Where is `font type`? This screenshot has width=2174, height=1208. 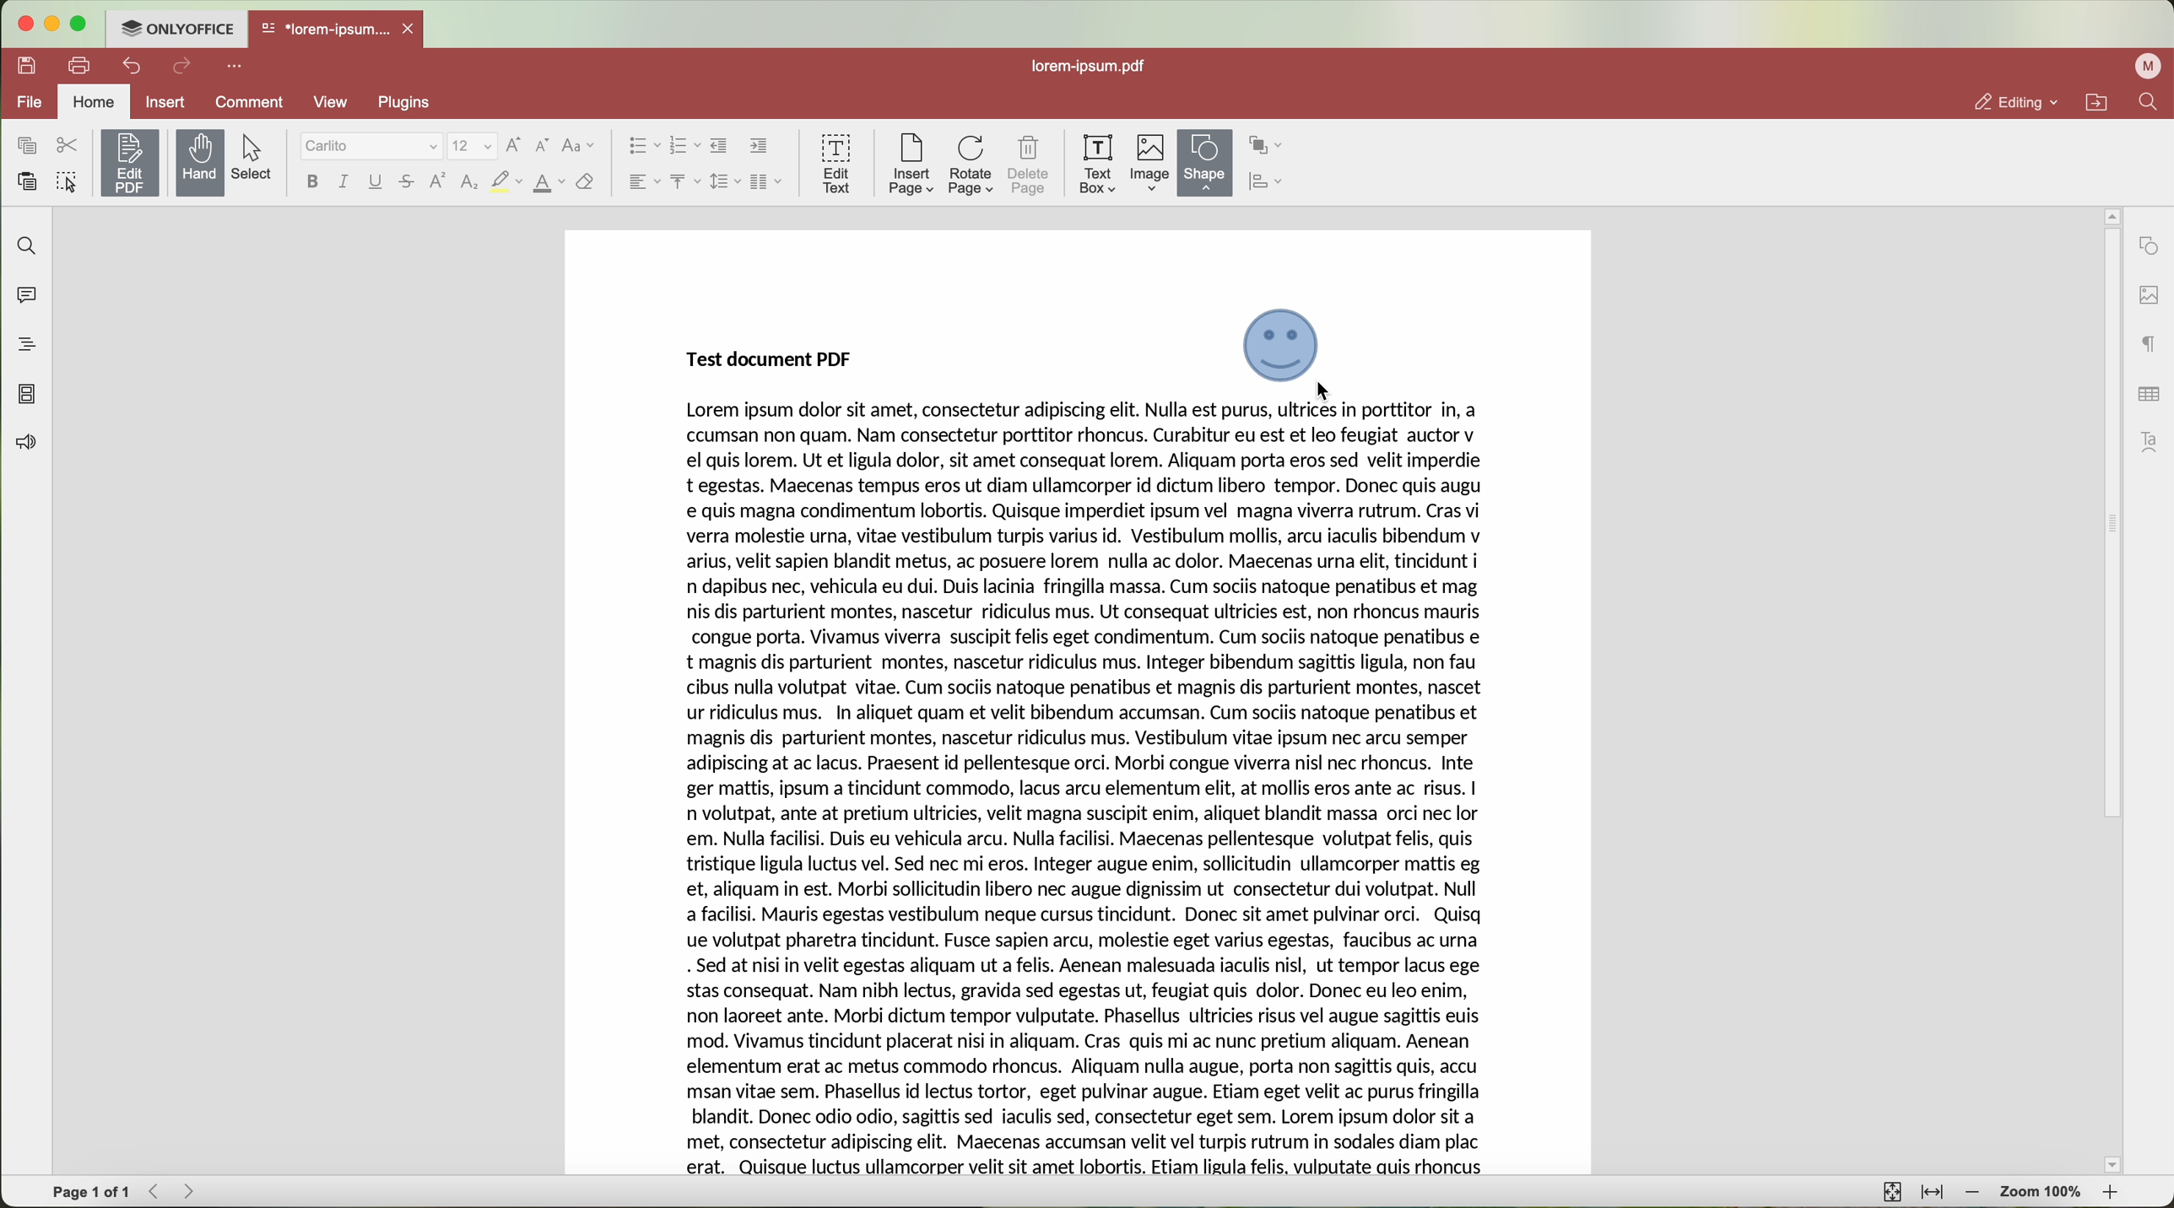 font type is located at coordinates (371, 147).